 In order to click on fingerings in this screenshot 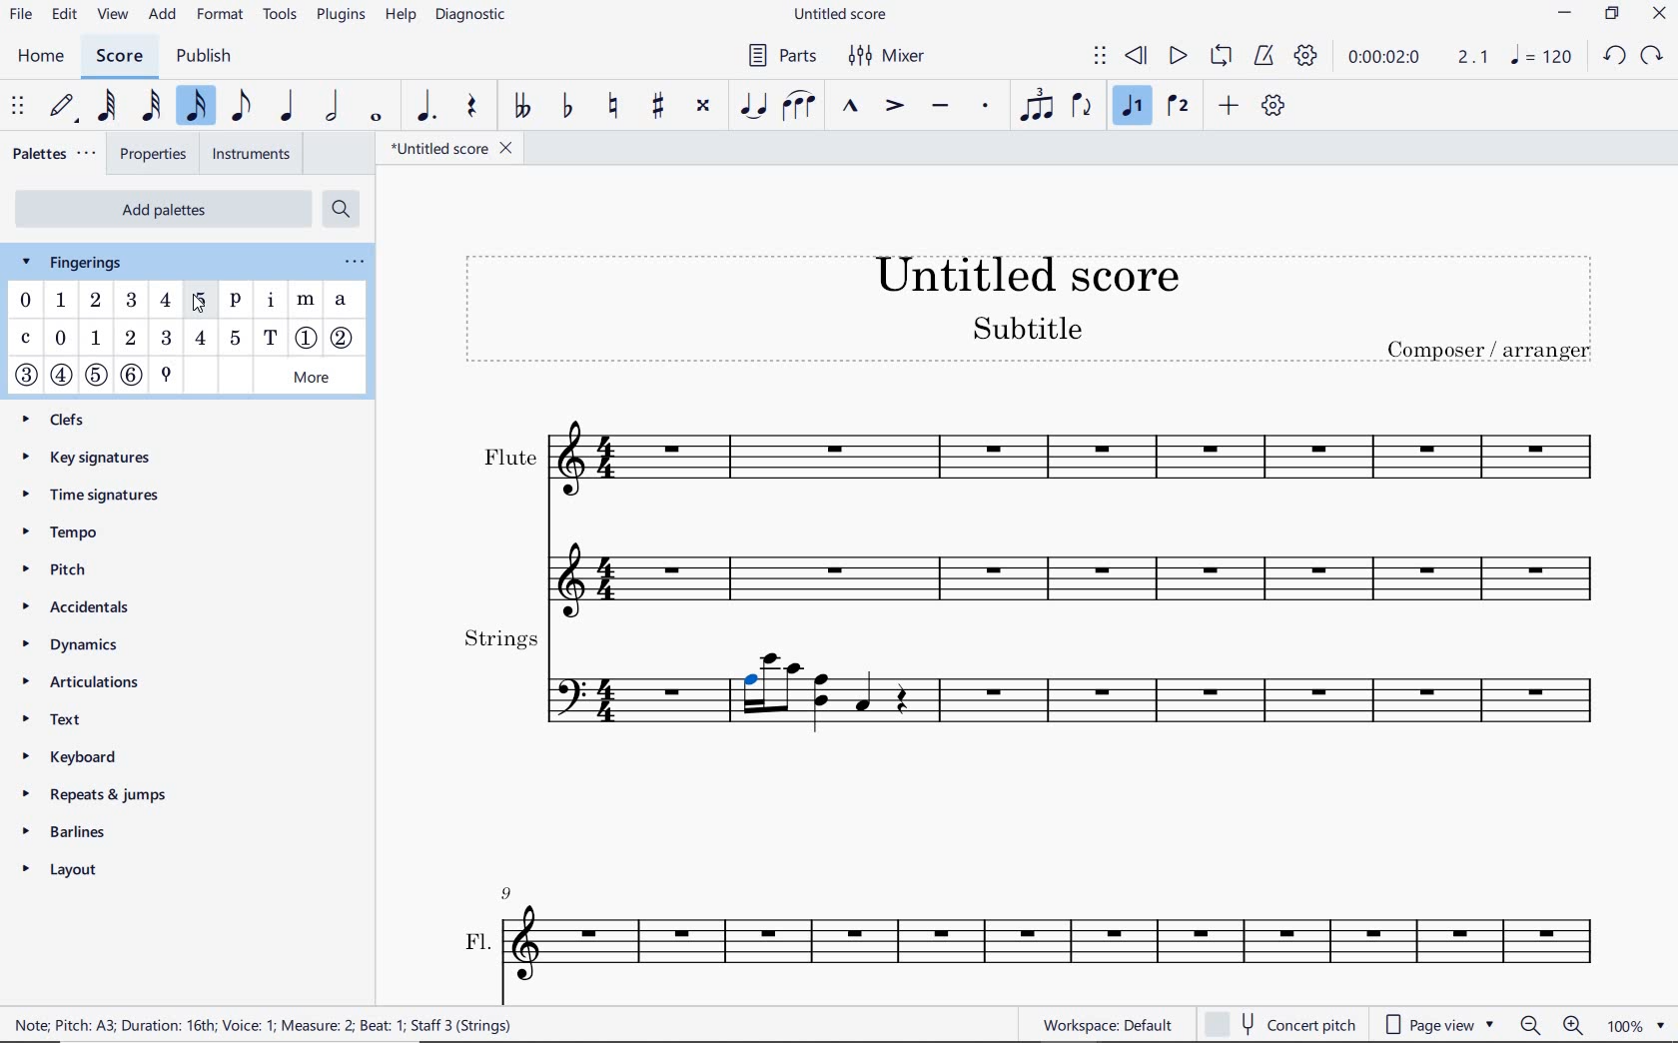, I will do `click(82, 262)`.